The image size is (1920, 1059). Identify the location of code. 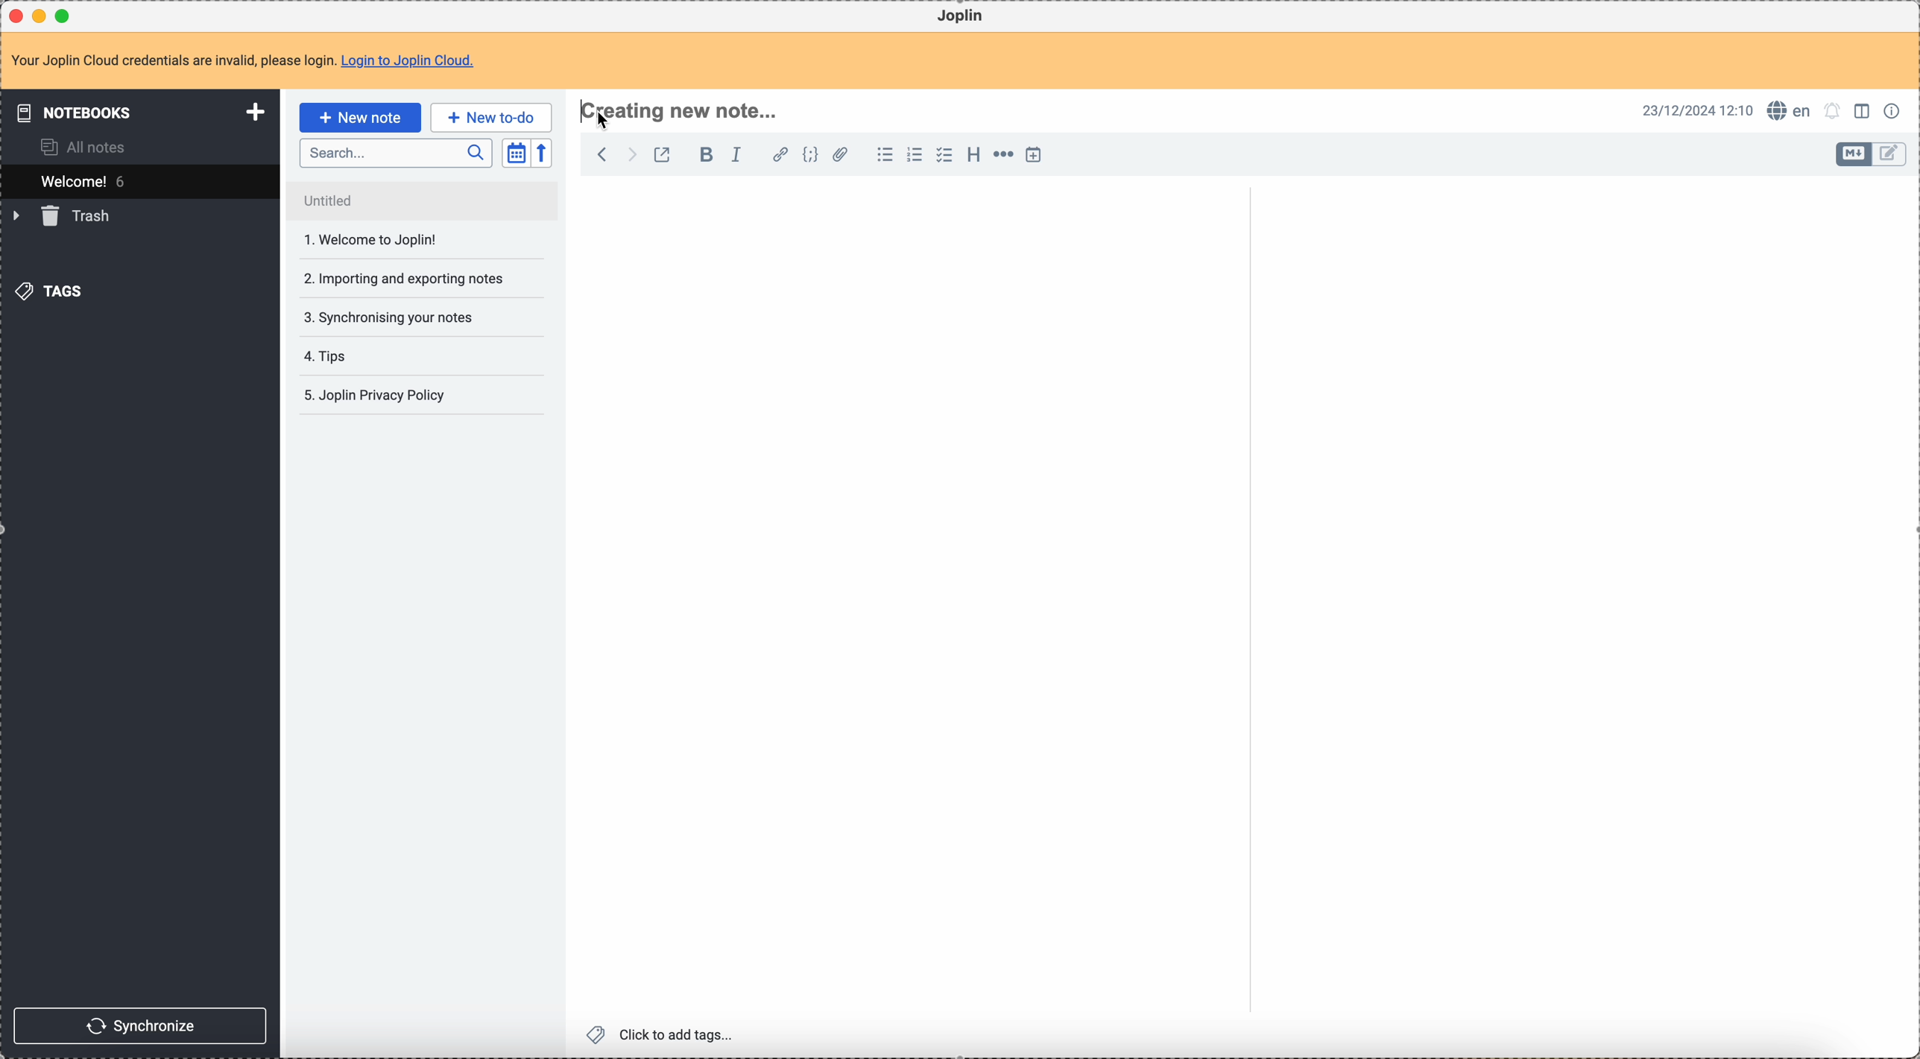
(810, 156).